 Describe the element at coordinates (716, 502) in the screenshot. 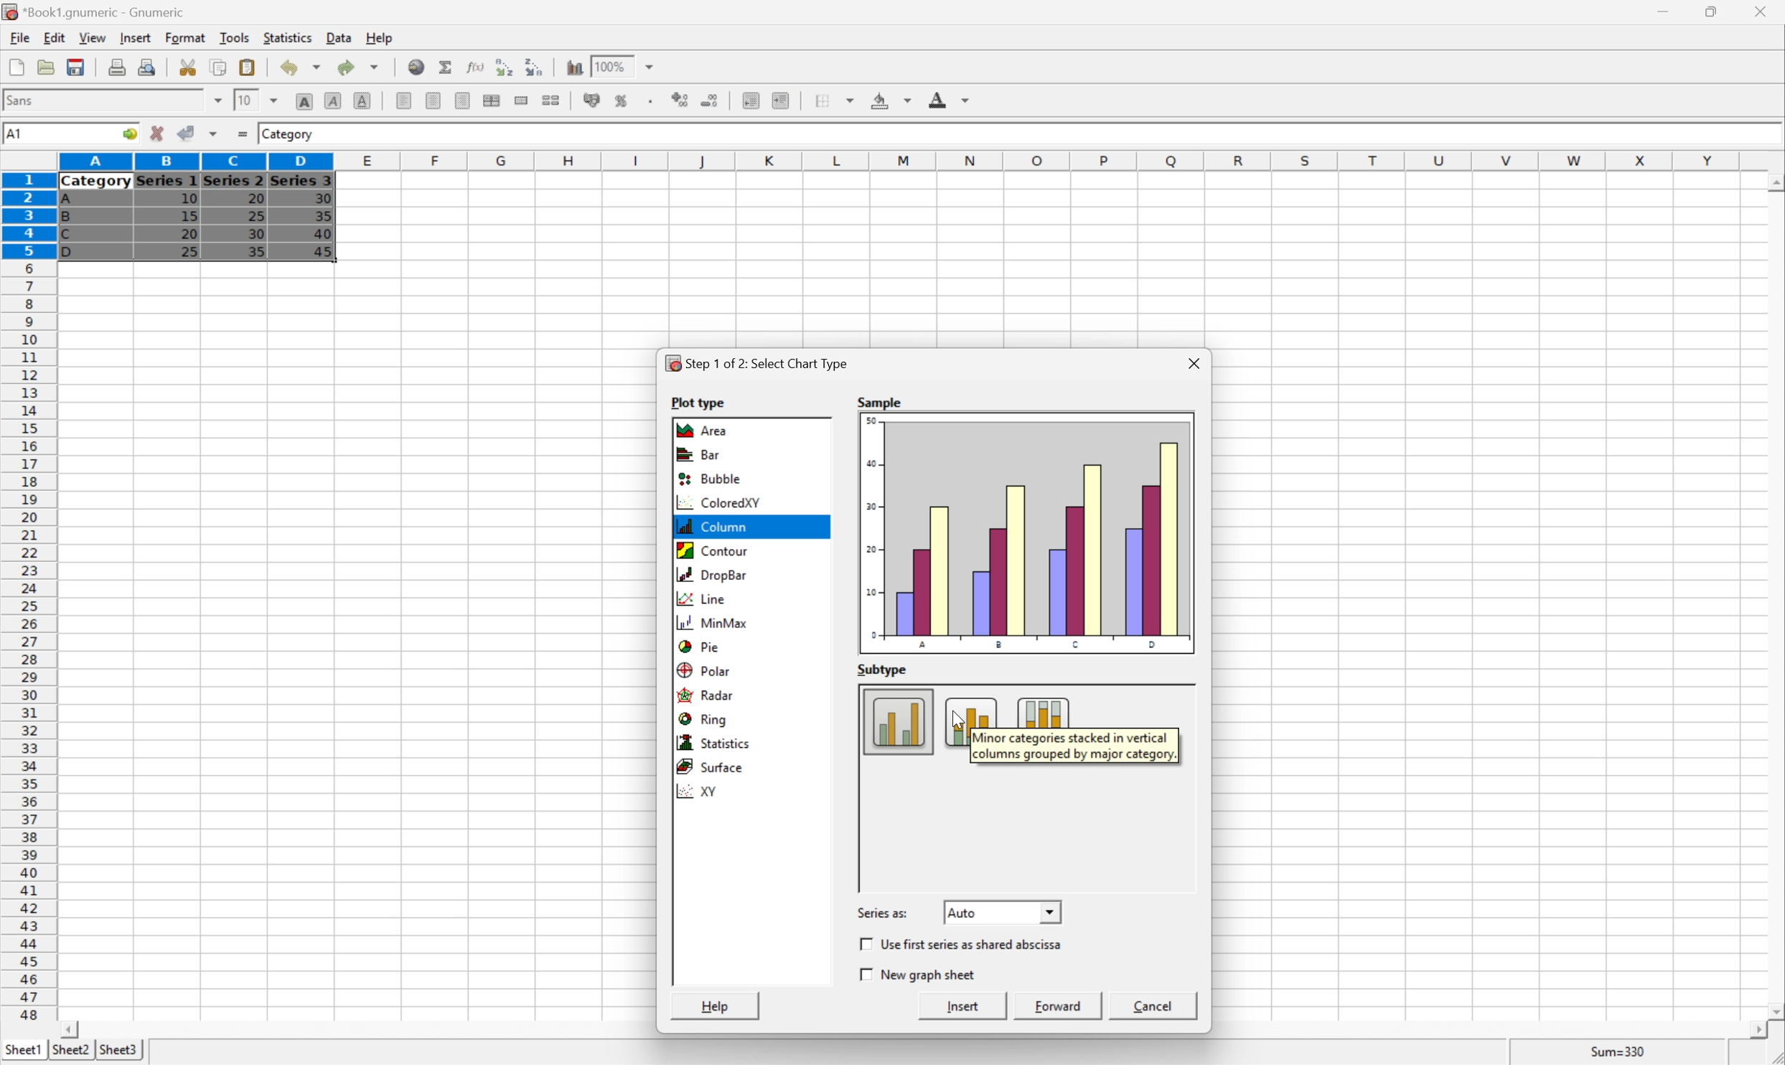

I see `ColoredXY` at that location.